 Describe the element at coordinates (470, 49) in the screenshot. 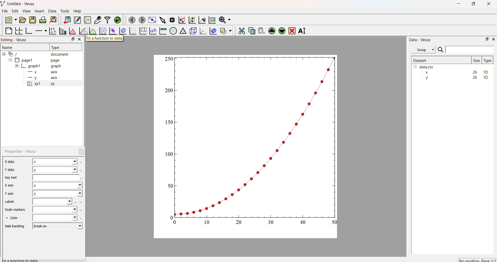

I see `Input` at that location.